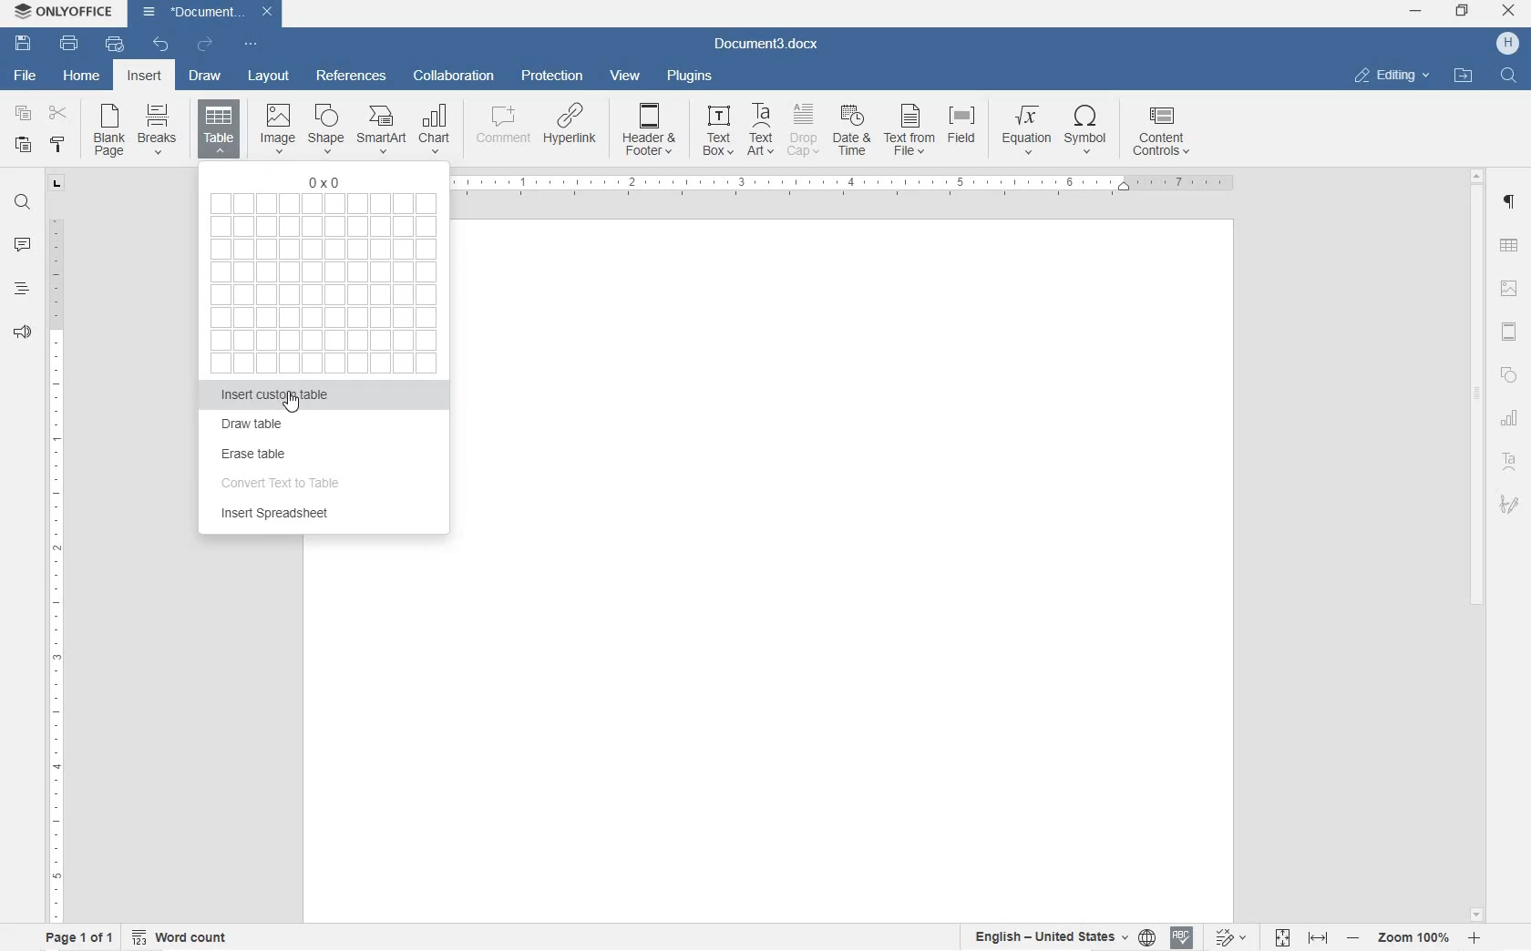 The height and width of the screenshot is (951, 1531). What do you see at coordinates (21, 205) in the screenshot?
I see `FIND` at bounding box center [21, 205].